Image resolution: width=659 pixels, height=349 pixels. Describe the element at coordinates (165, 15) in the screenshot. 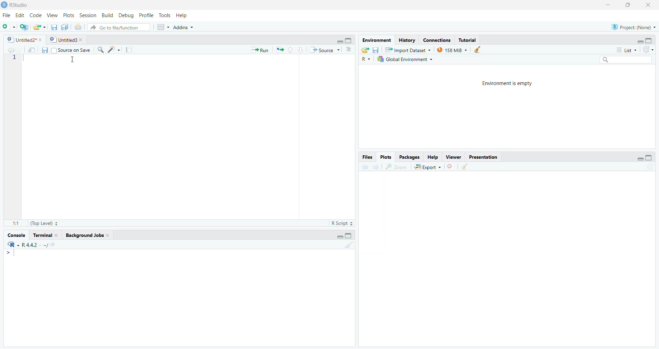

I see `Tools` at that location.